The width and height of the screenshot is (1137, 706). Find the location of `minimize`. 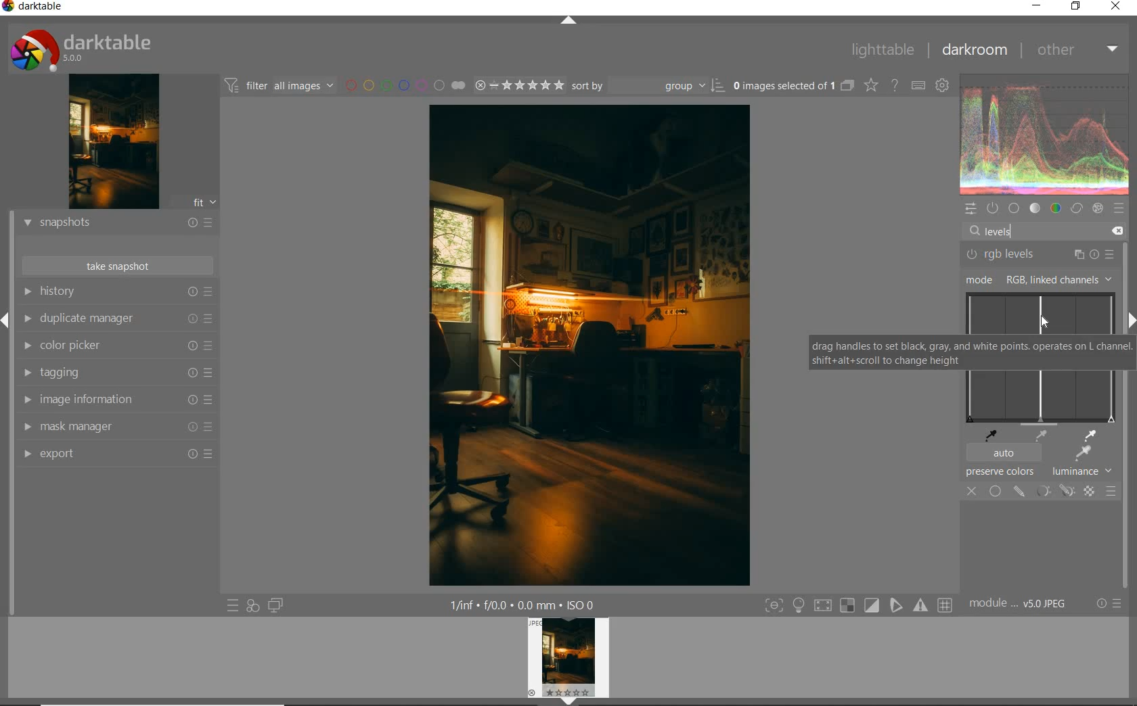

minimize is located at coordinates (1037, 6).